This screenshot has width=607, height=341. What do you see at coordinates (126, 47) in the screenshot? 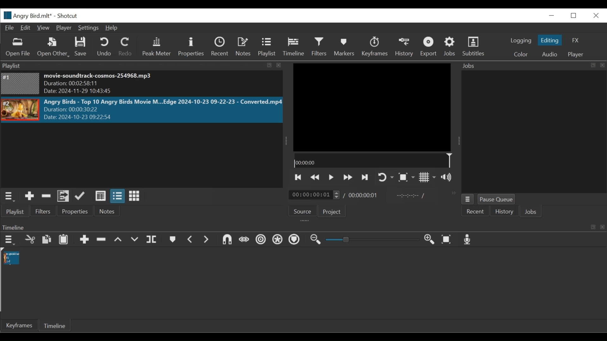
I see `Redo` at bounding box center [126, 47].